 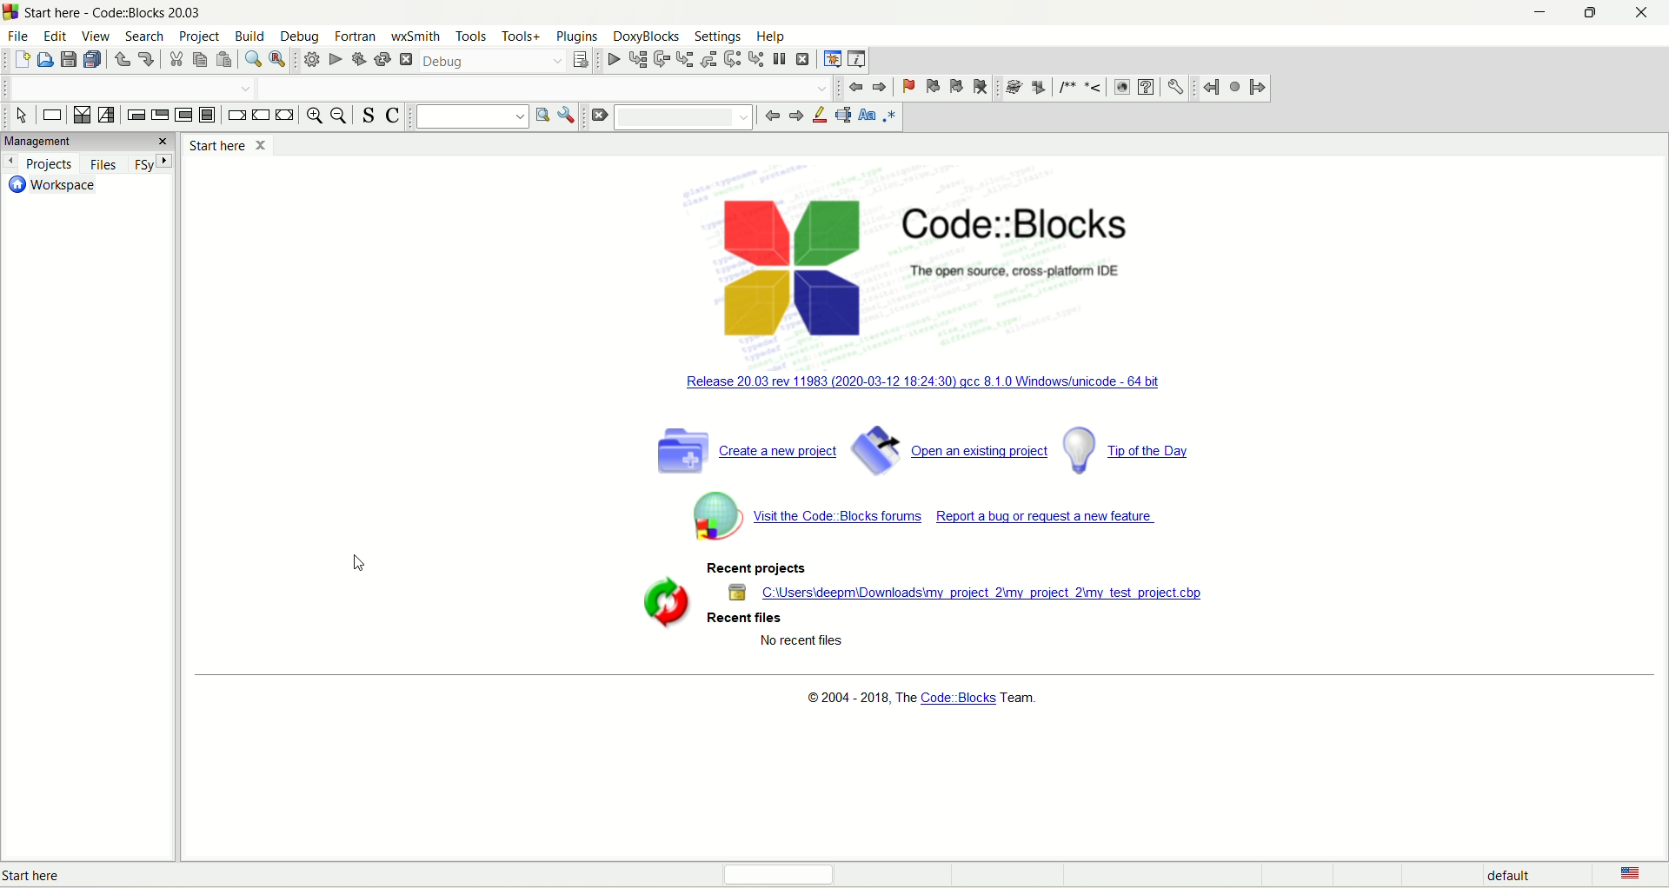 What do you see at coordinates (52, 186) in the screenshot?
I see `workspace` at bounding box center [52, 186].